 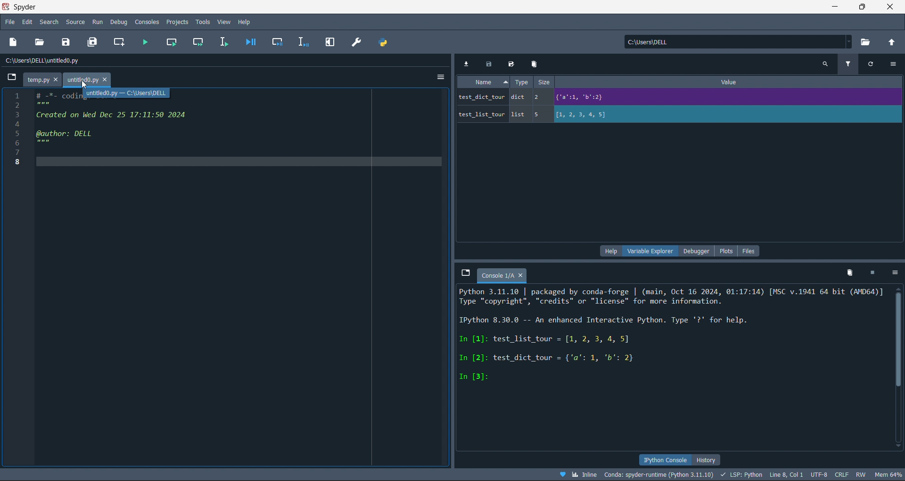 What do you see at coordinates (41, 41) in the screenshot?
I see `open file` at bounding box center [41, 41].